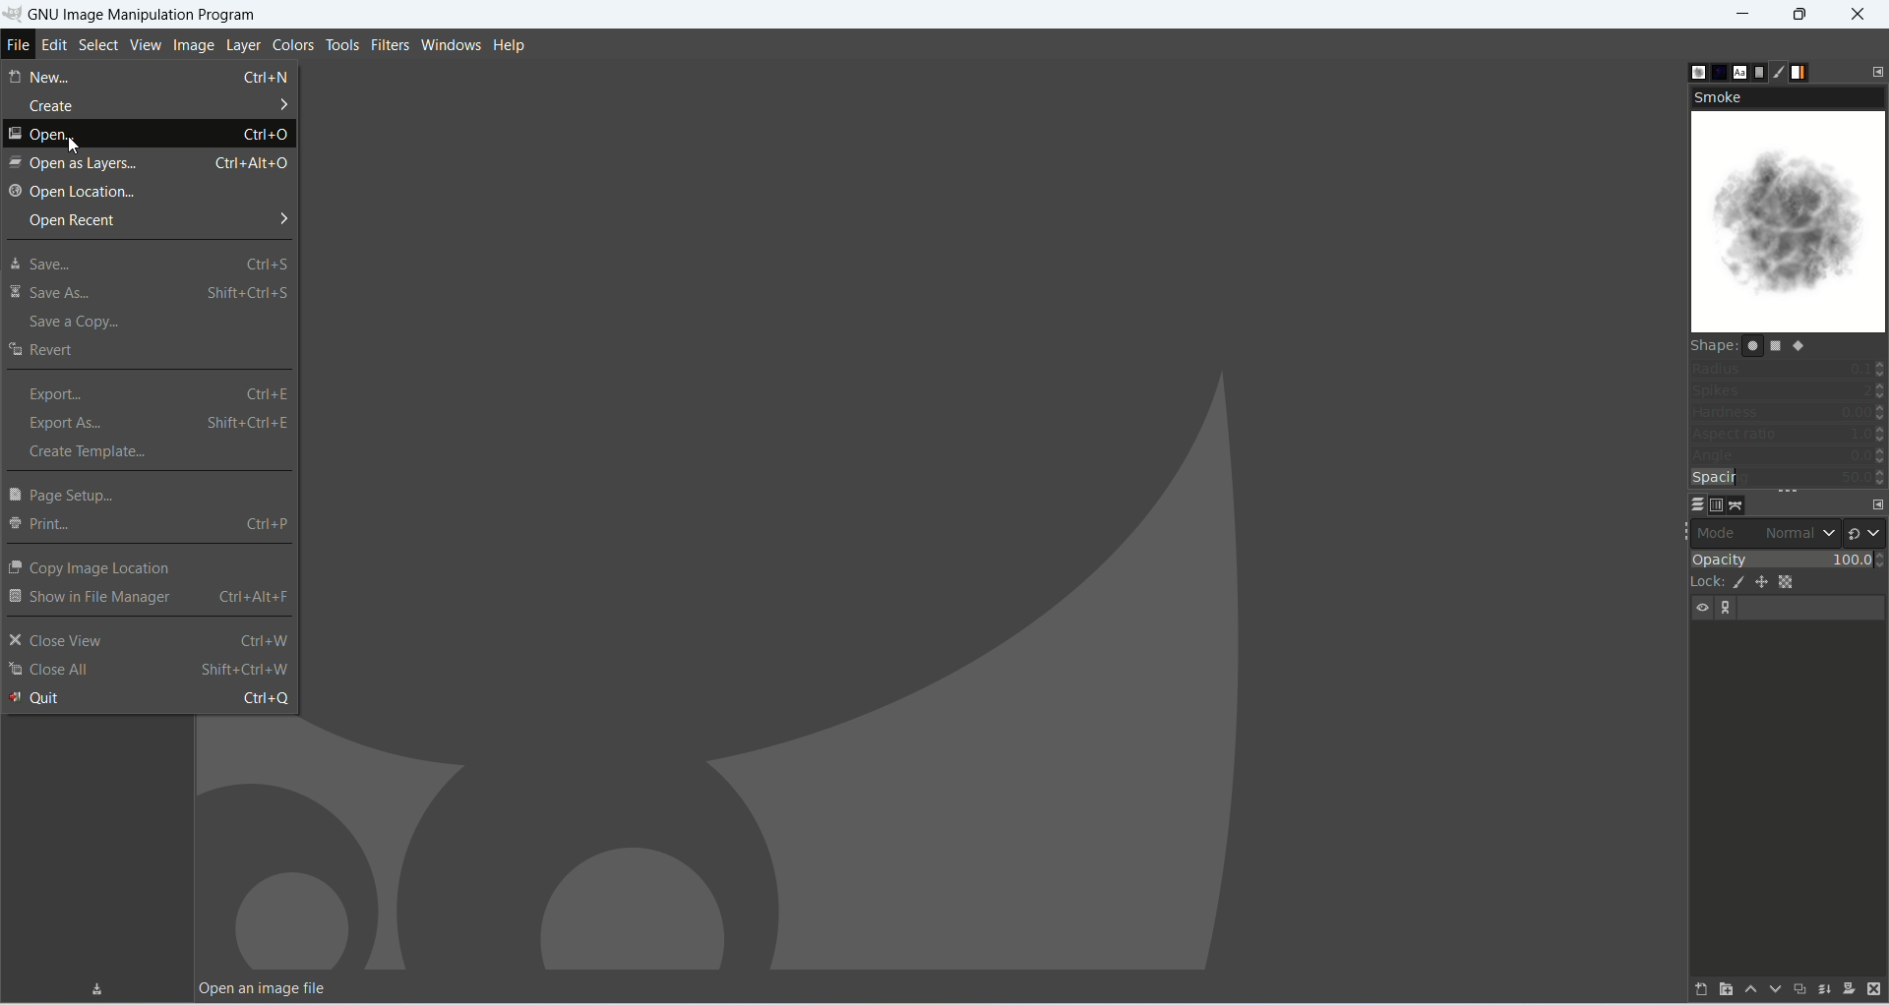  I want to click on close, so click(1862, 12).